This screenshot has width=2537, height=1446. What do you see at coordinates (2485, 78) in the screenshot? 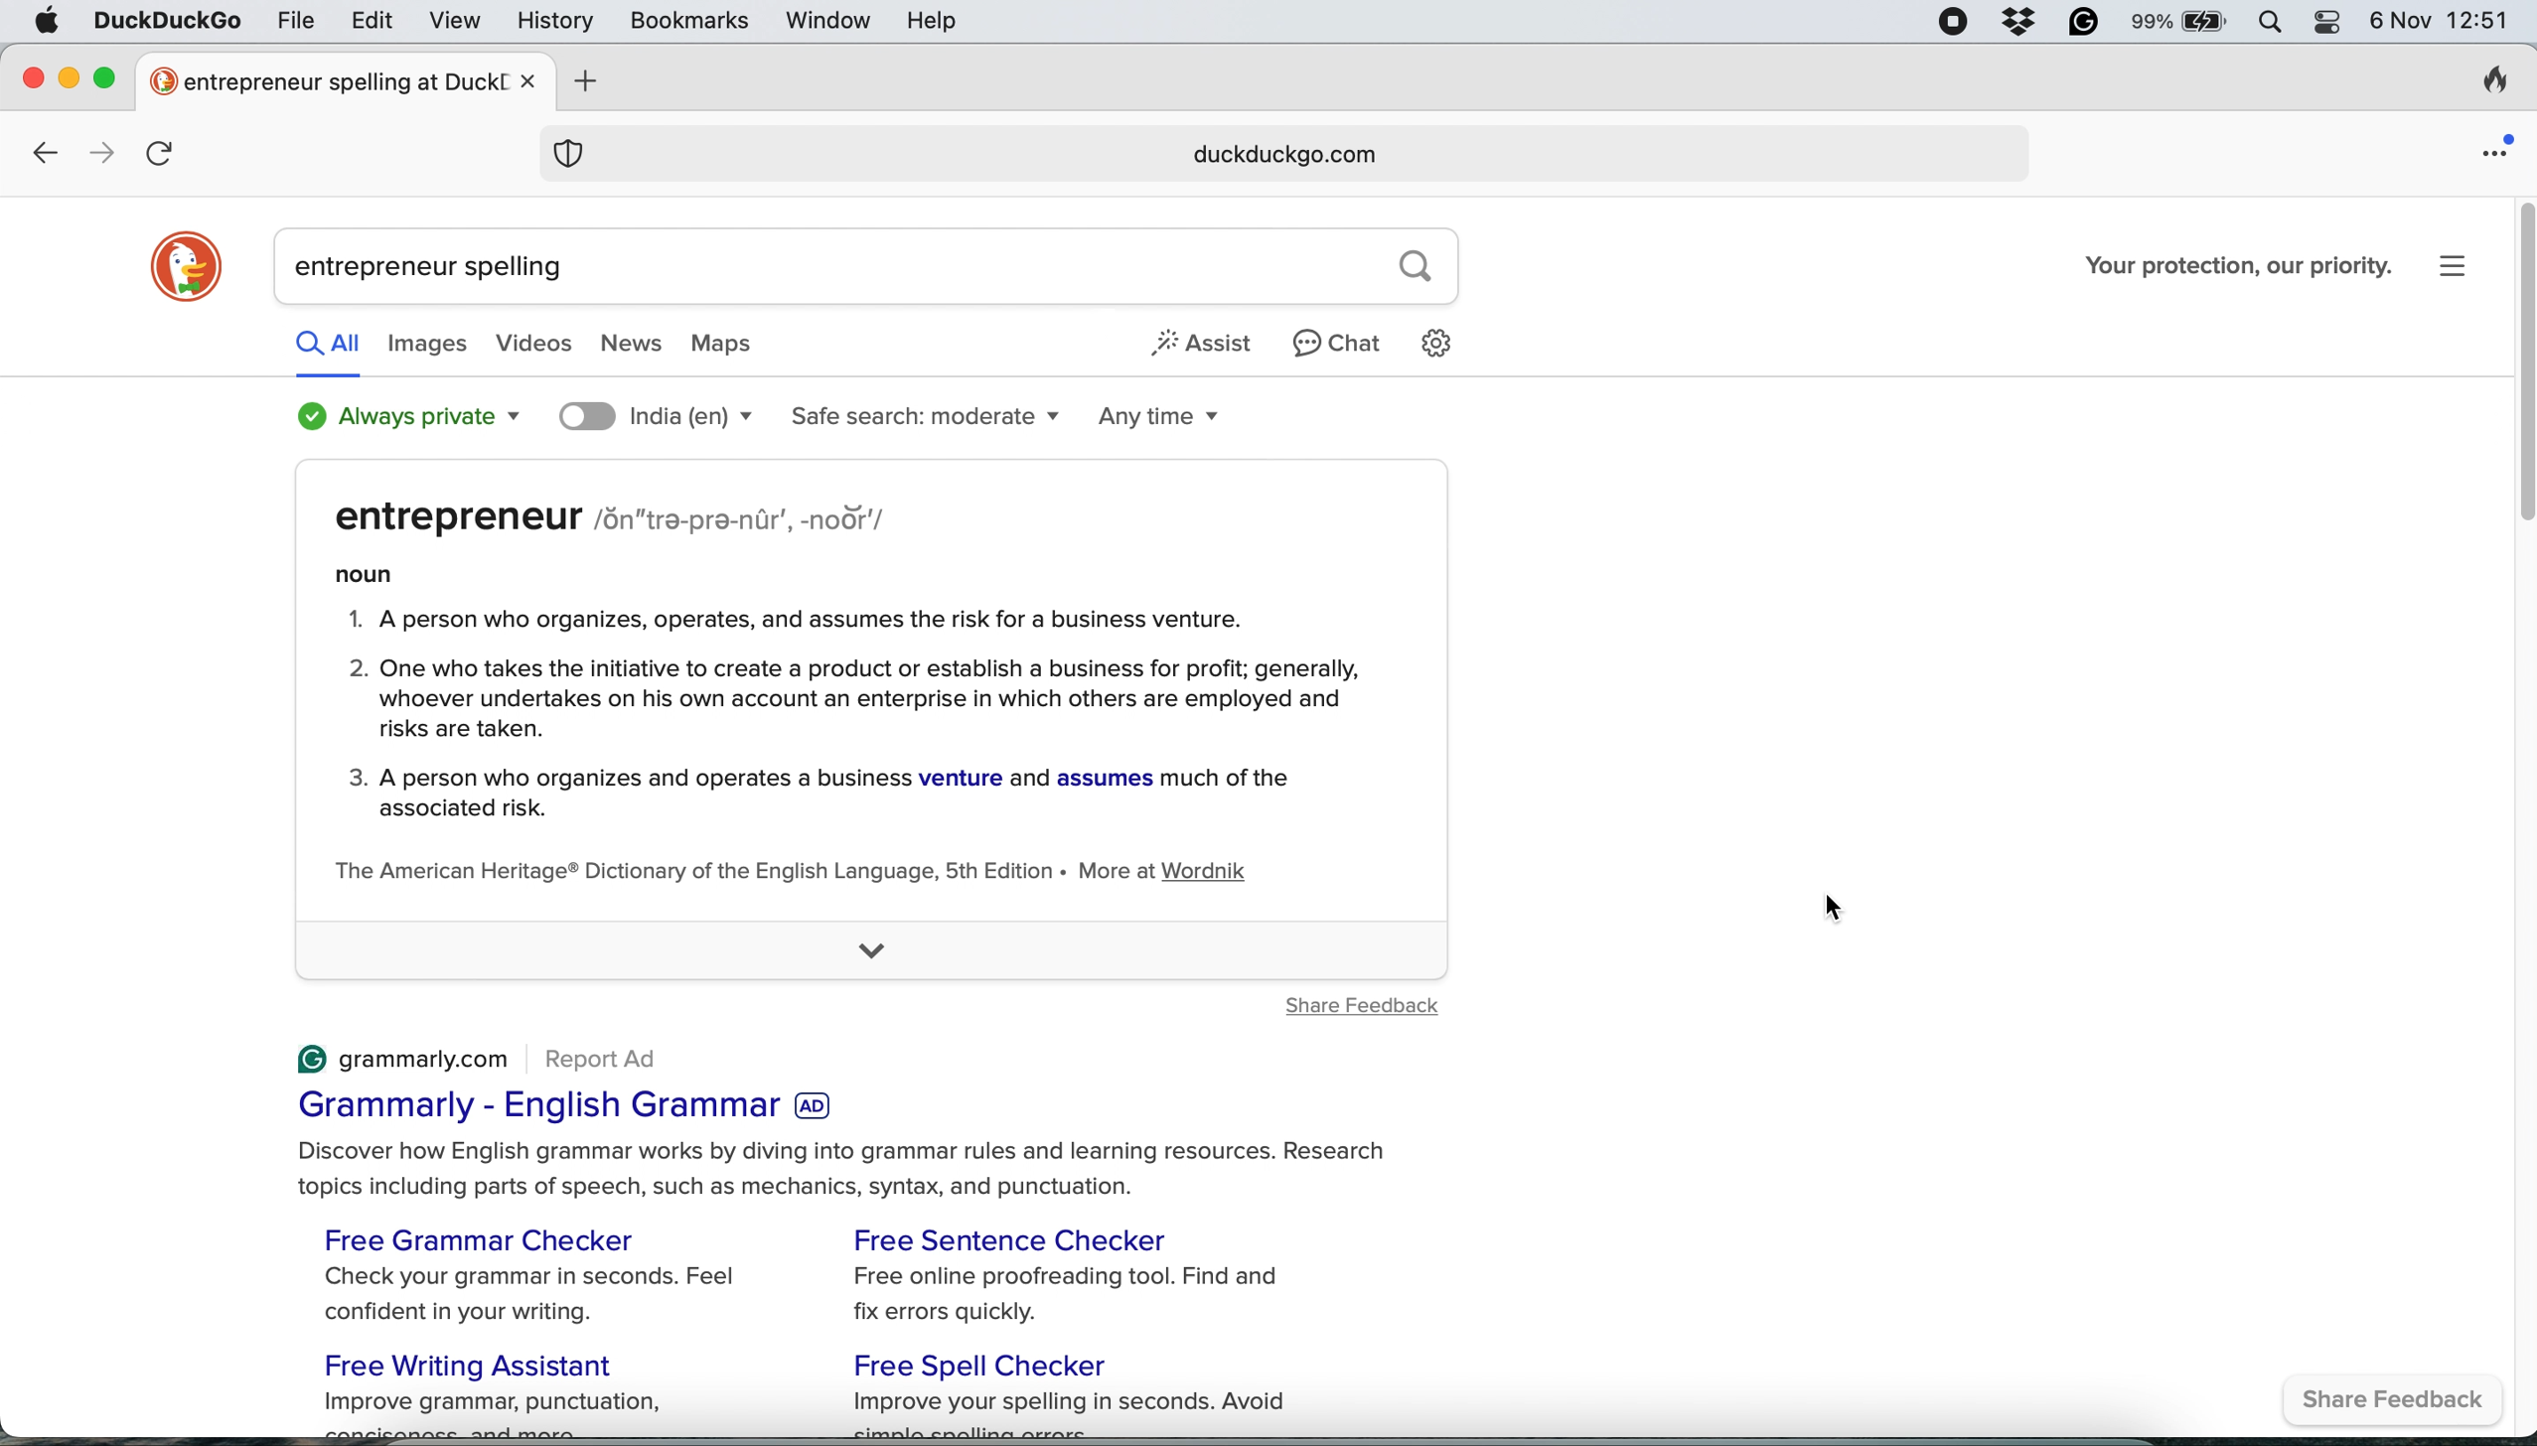
I see `clear browsing history` at bounding box center [2485, 78].